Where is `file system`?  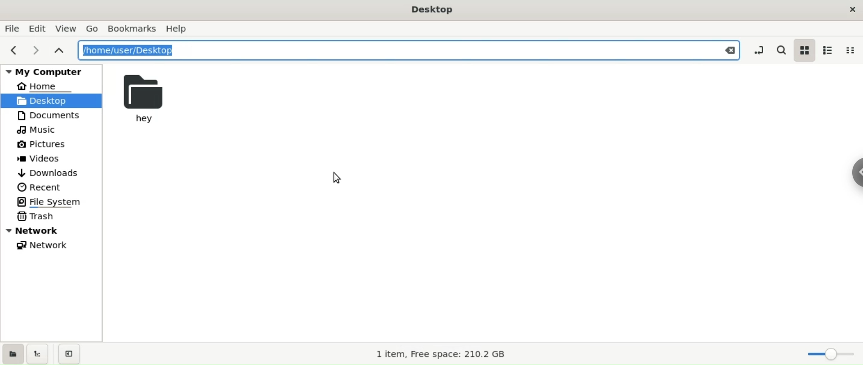 file system is located at coordinates (56, 201).